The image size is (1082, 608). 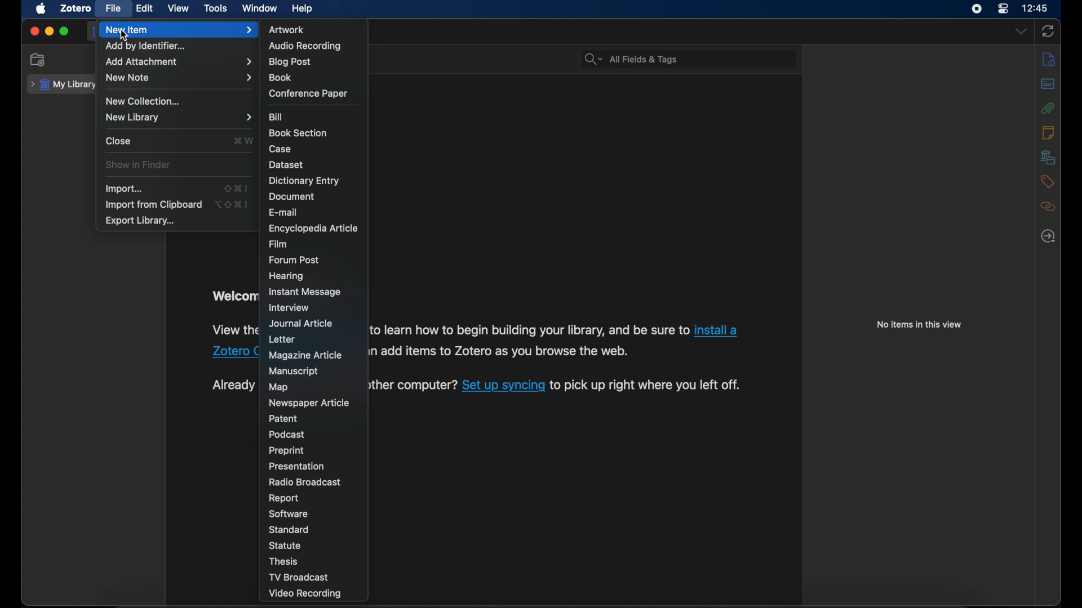 I want to click on dropdown, so click(x=1021, y=30).